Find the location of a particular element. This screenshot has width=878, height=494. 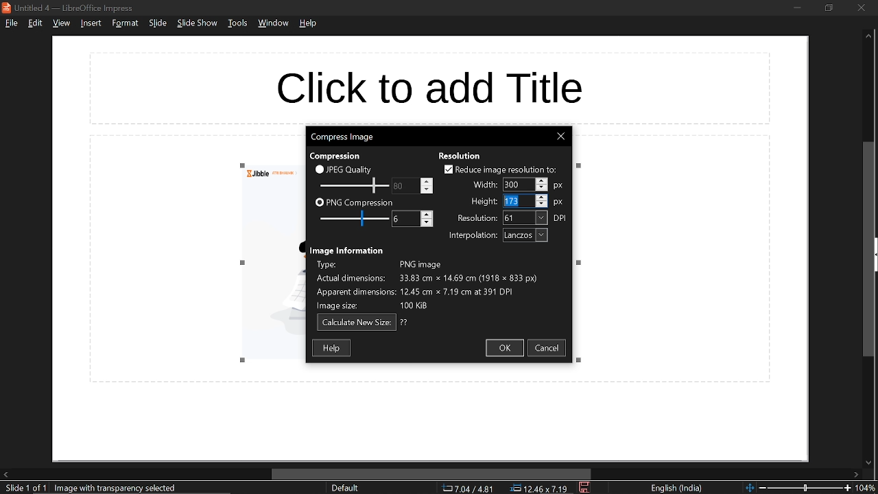

Decrease  is located at coordinates (427, 224).